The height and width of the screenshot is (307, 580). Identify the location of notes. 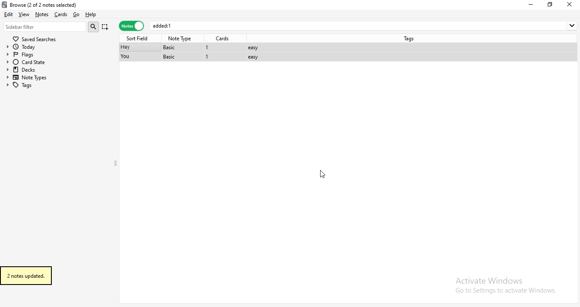
(131, 26).